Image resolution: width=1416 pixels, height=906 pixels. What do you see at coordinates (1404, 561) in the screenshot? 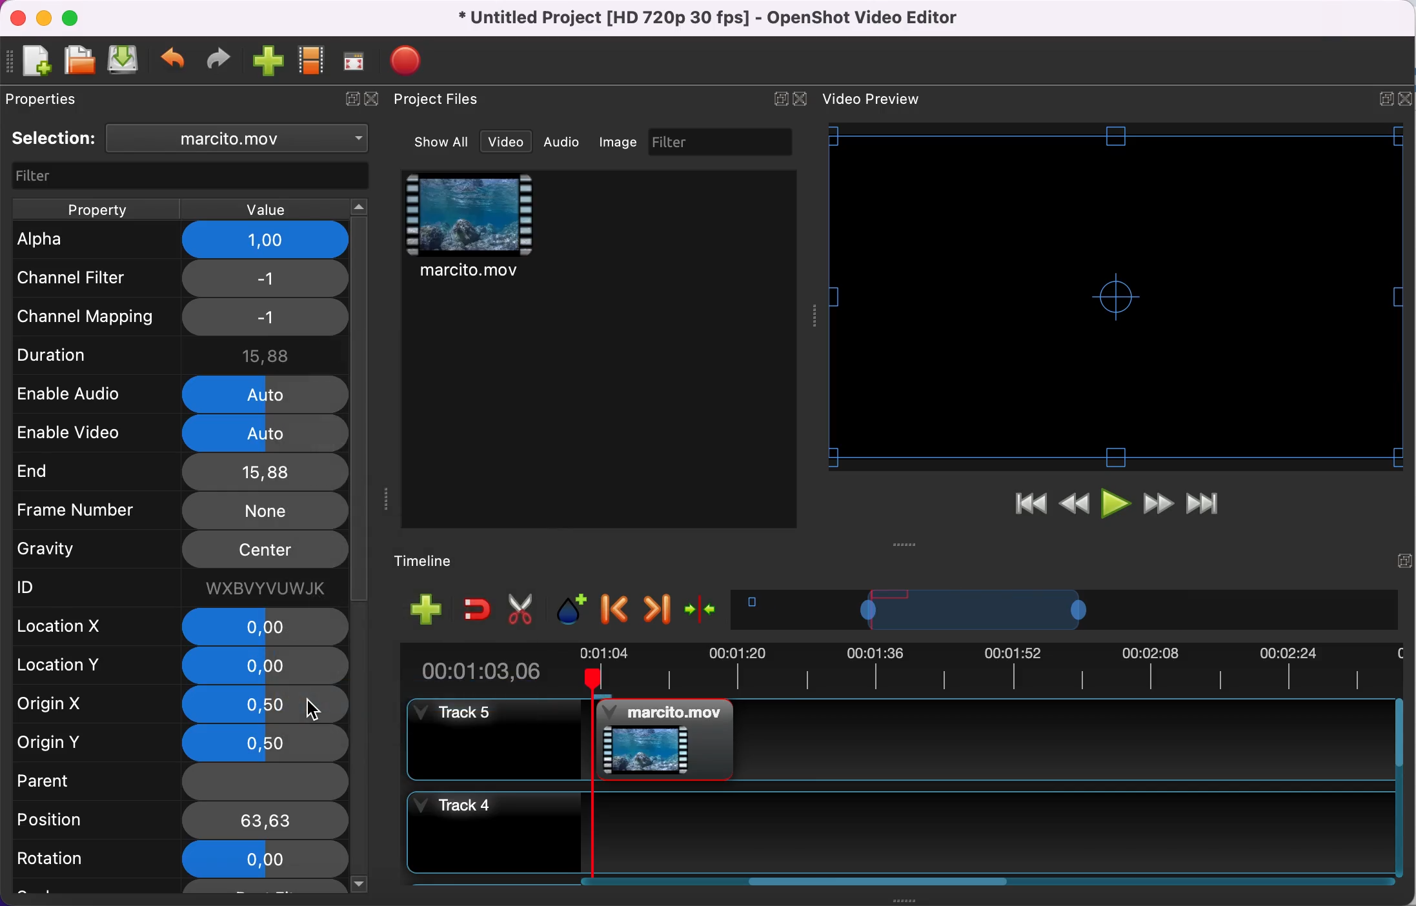
I see `Expand/Collapse` at bounding box center [1404, 561].